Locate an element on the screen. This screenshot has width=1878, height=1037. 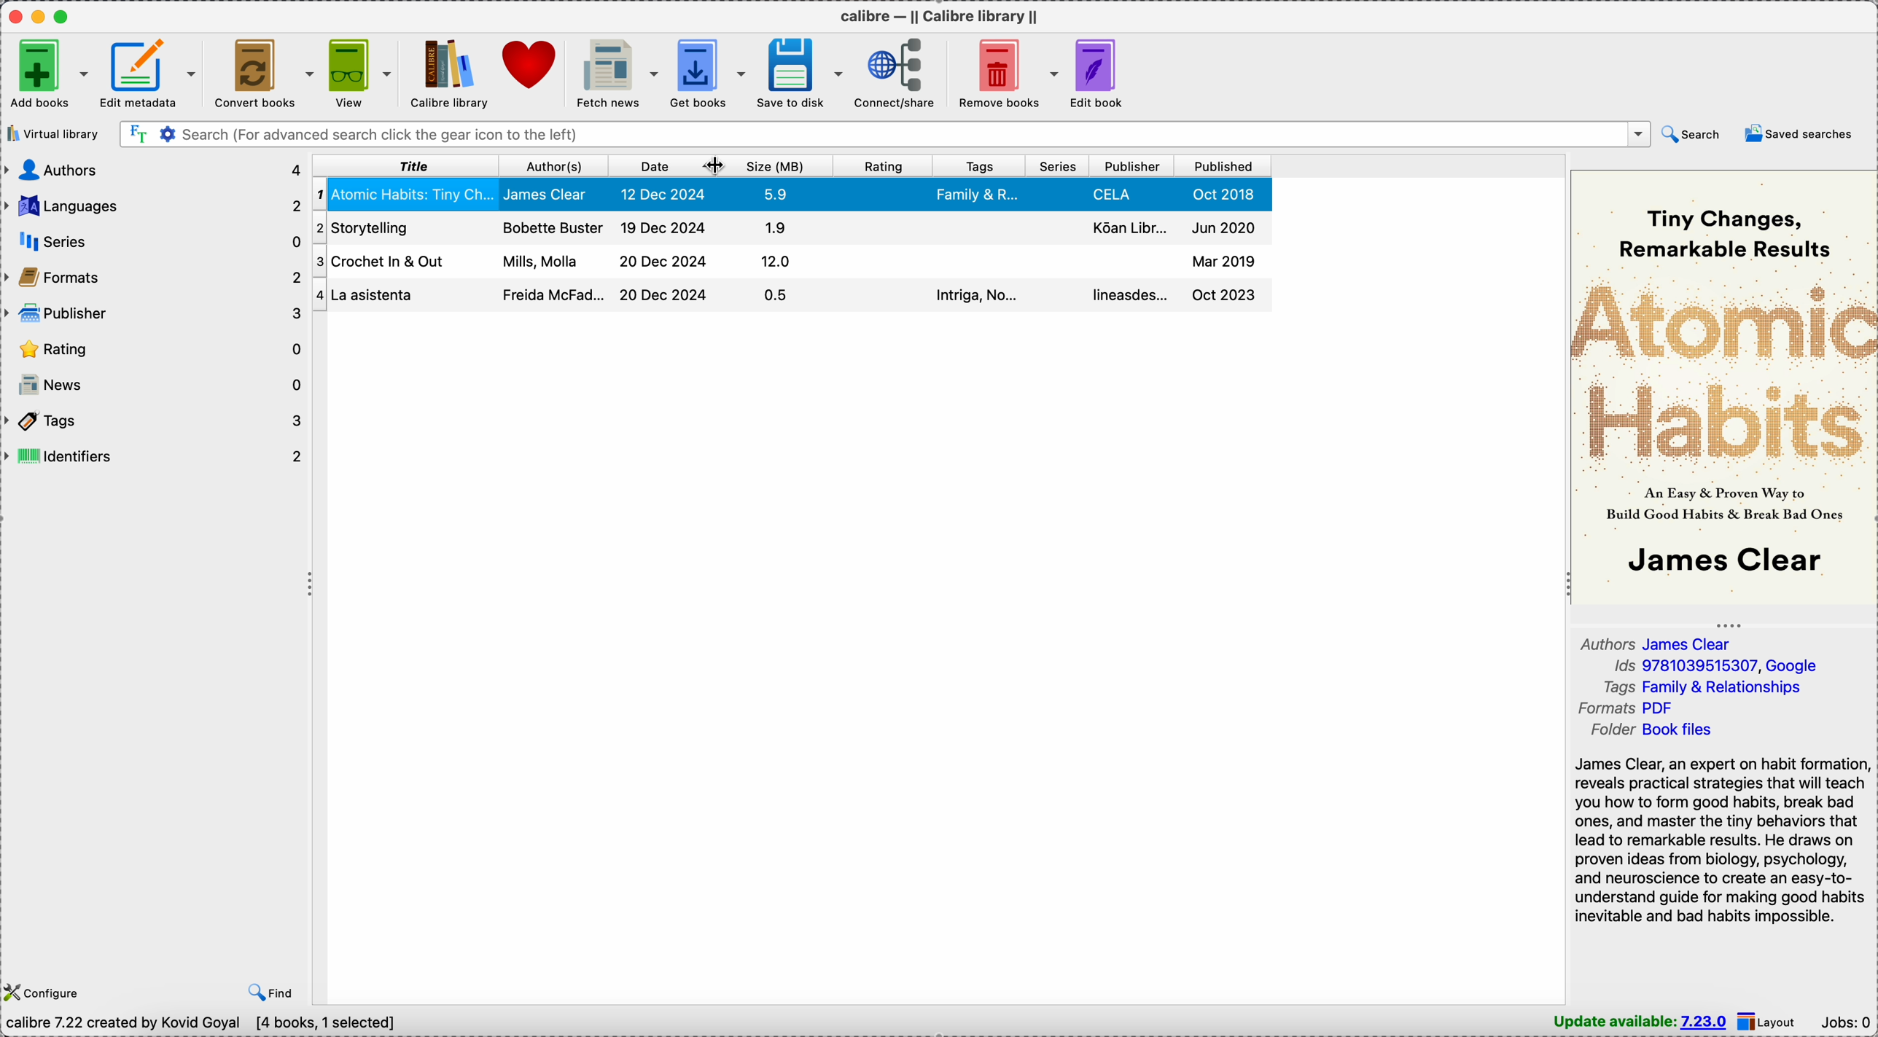
find is located at coordinates (268, 991).